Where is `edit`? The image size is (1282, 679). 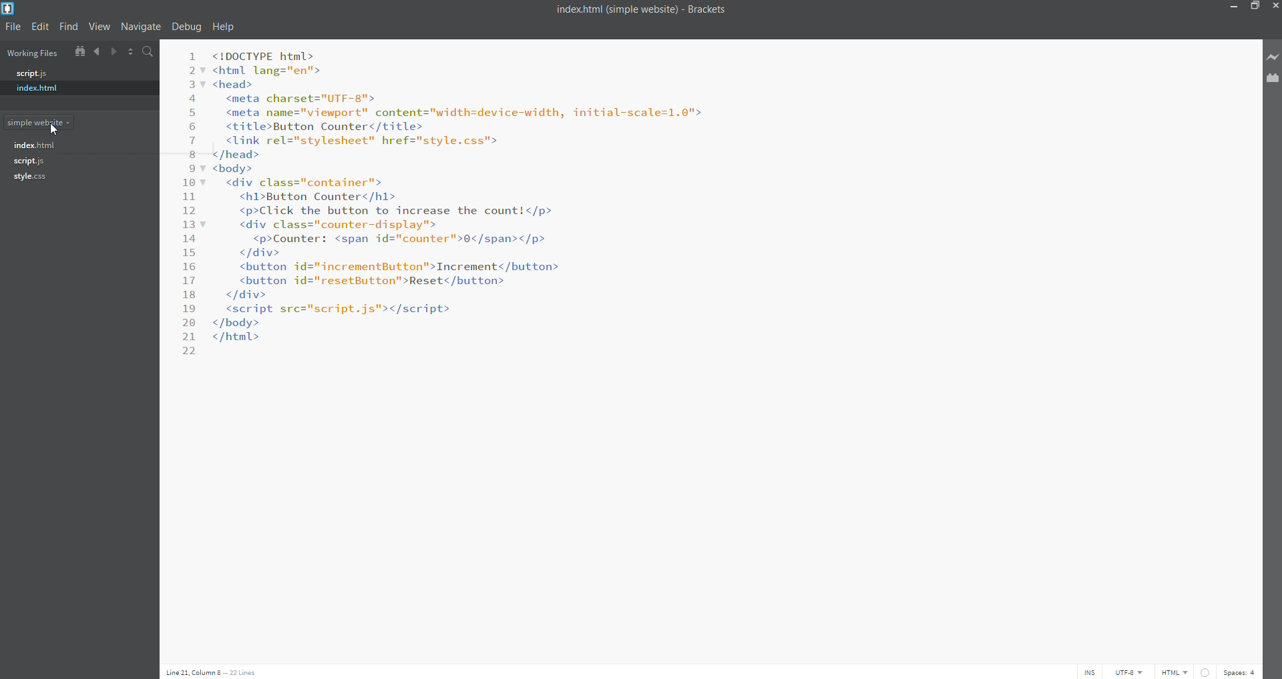
edit is located at coordinates (42, 26).